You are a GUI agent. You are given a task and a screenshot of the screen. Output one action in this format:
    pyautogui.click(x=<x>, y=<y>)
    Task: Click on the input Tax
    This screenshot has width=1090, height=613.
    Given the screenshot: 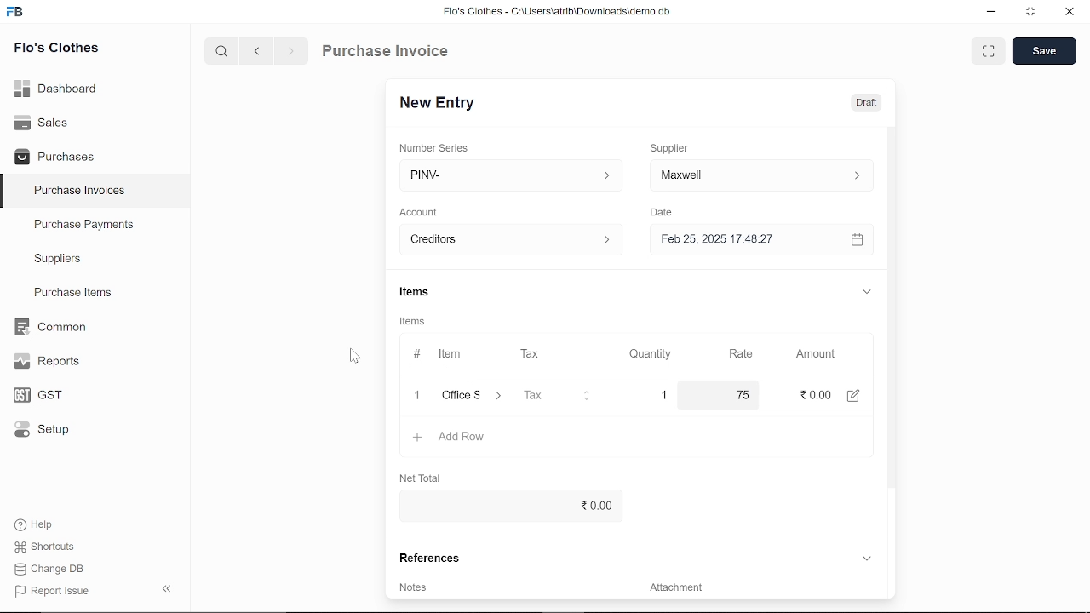 What is the action you would take?
    pyautogui.click(x=557, y=395)
    